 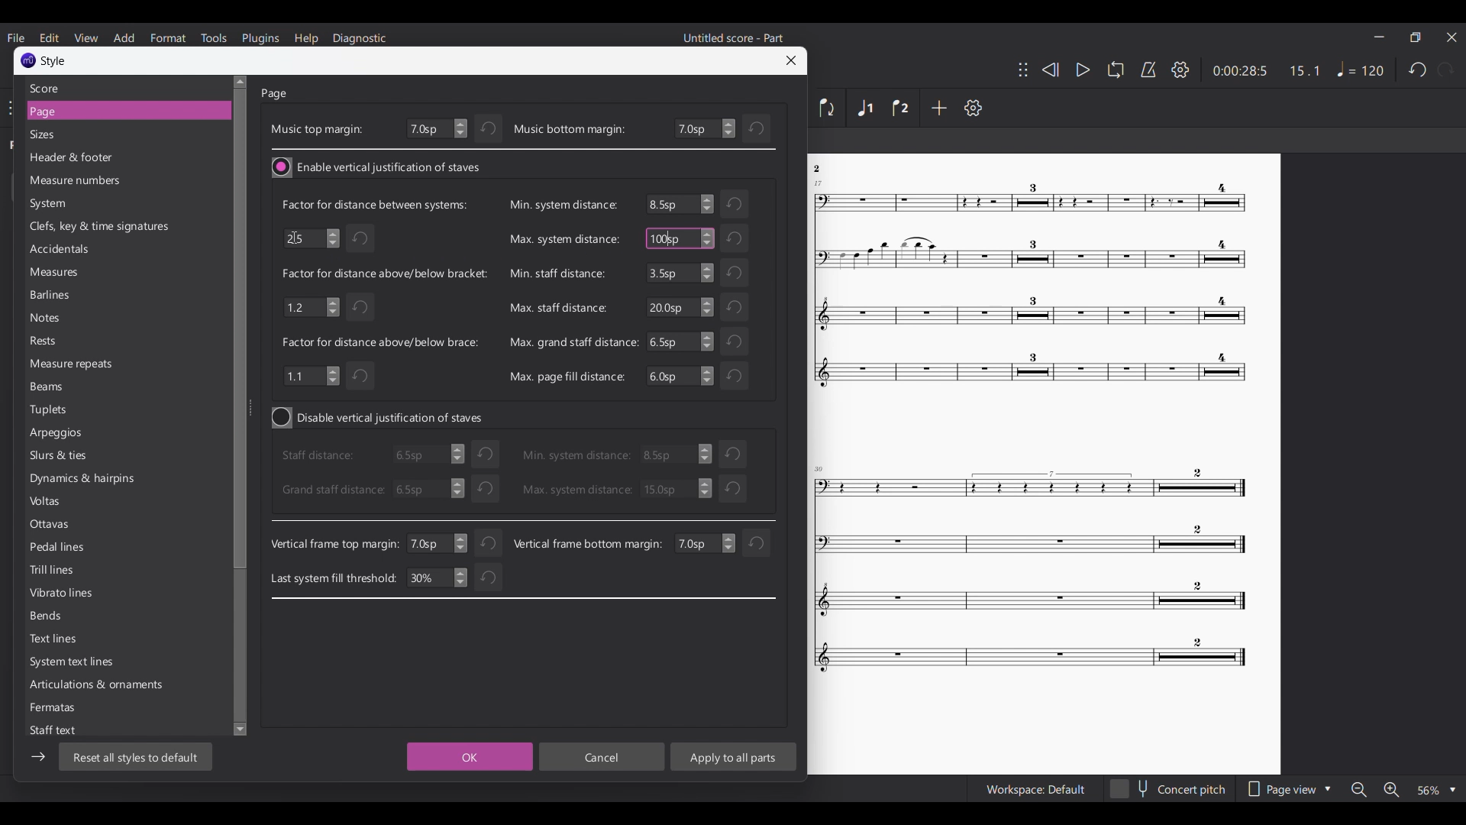 What do you see at coordinates (1031, 285) in the screenshot?
I see `` at bounding box center [1031, 285].